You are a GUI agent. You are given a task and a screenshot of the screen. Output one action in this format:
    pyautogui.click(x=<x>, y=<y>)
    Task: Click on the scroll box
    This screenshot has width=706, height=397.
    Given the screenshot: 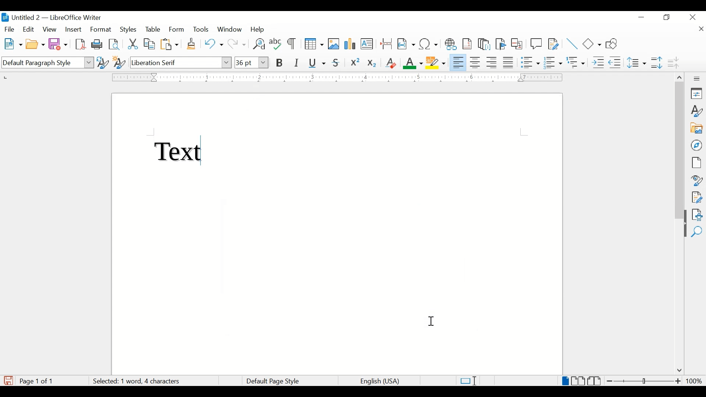 What is the action you would take?
    pyautogui.click(x=680, y=151)
    